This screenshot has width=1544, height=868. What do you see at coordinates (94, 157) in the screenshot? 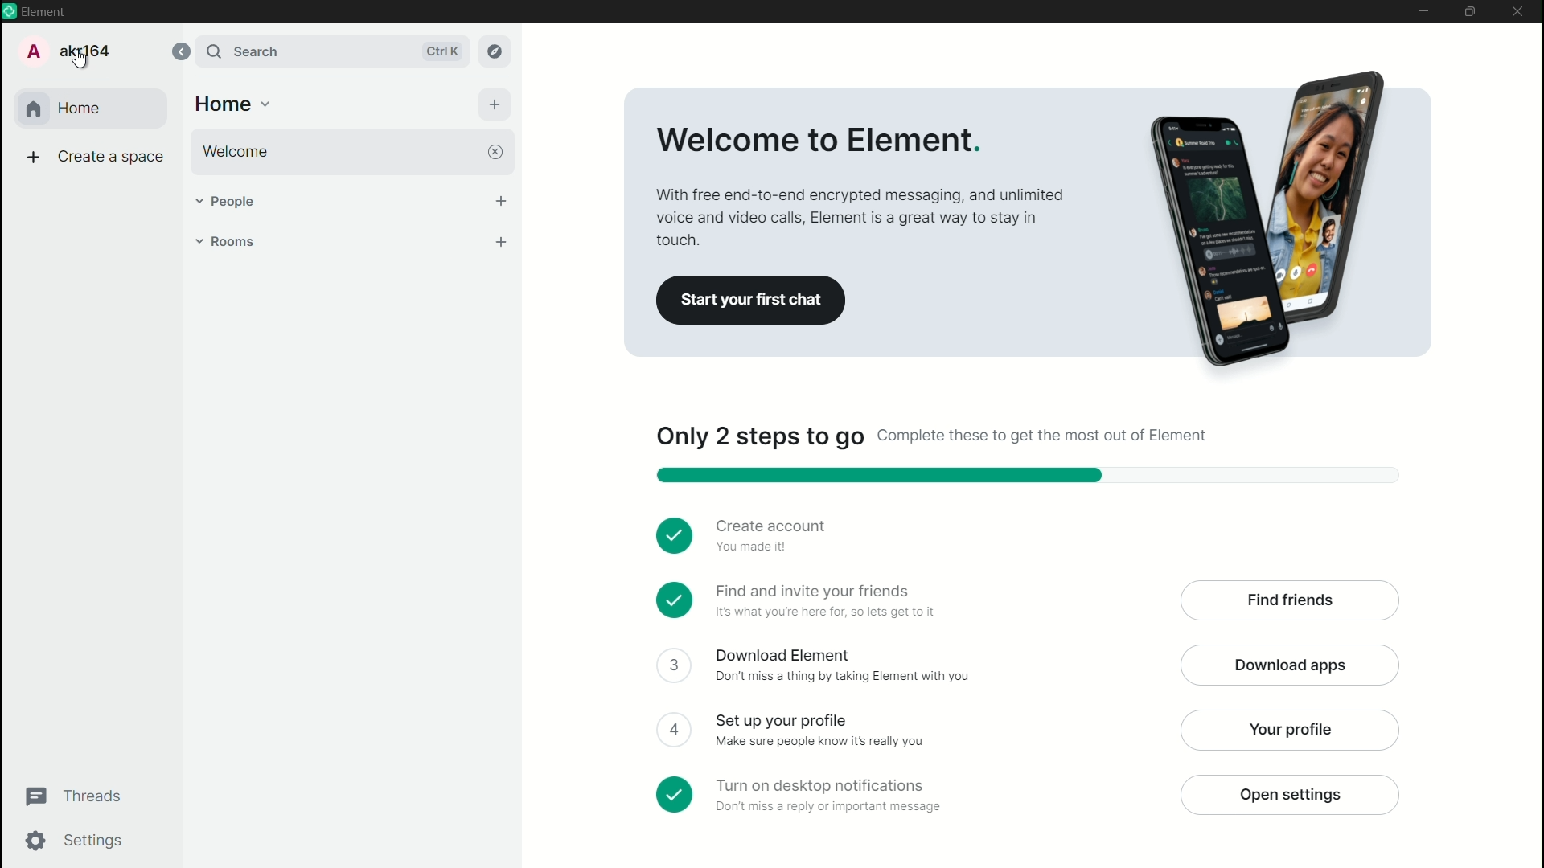
I see `create space` at bounding box center [94, 157].